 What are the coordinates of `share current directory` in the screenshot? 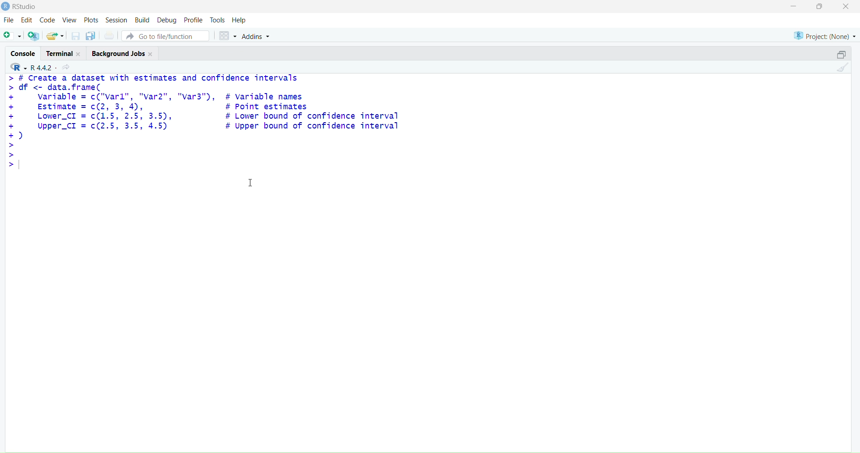 It's located at (65, 67).